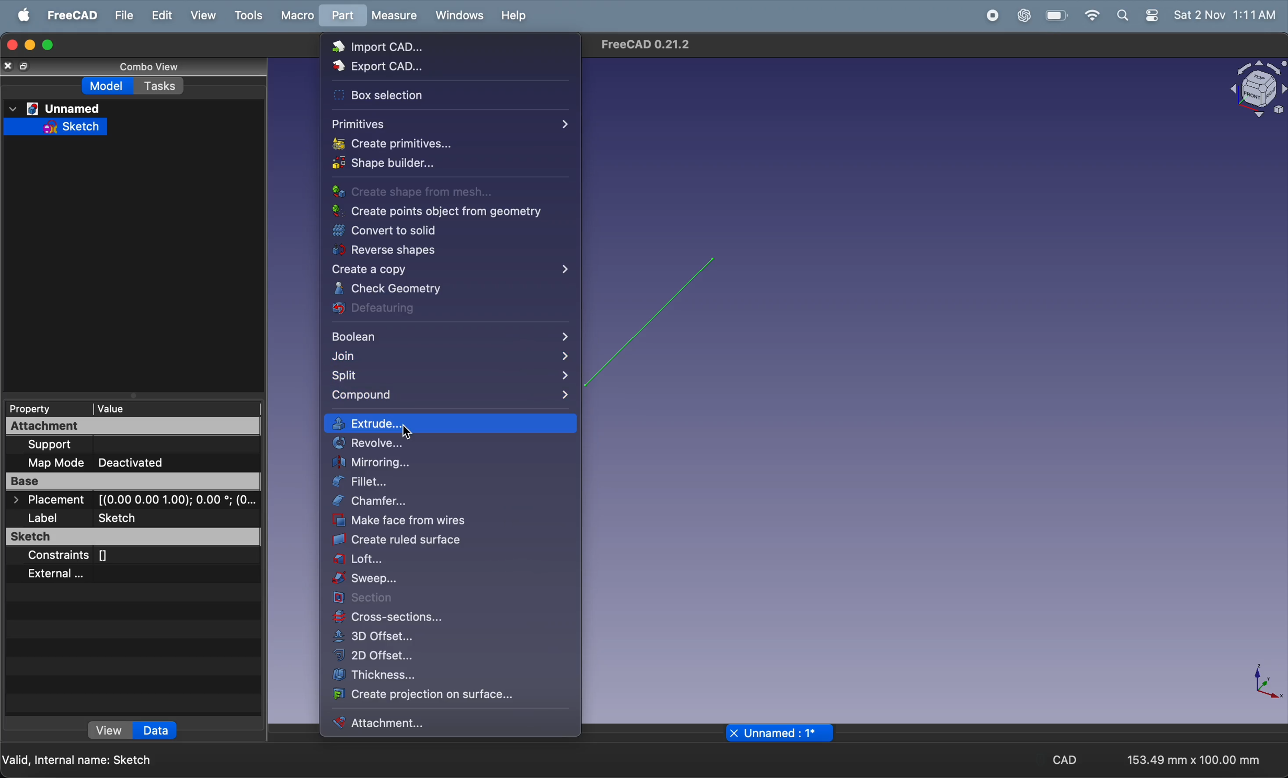  What do you see at coordinates (650, 46) in the screenshot?
I see `FreeCAD 0.21.2` at bounding box center [650, 46].